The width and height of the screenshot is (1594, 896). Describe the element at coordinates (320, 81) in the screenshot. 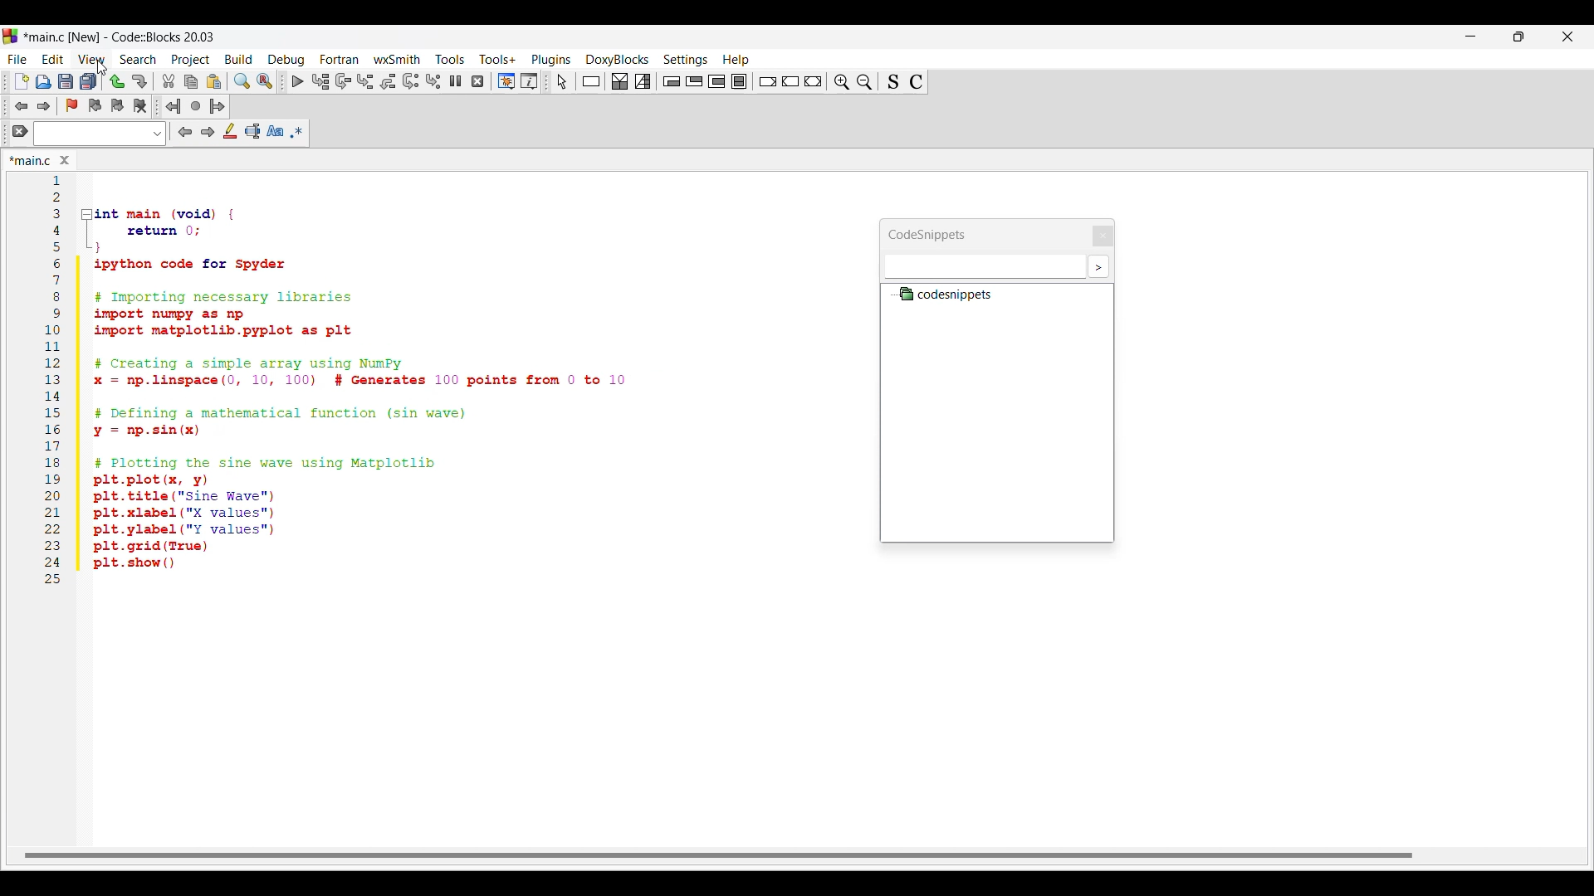

I see `Run to cursor` at that location.